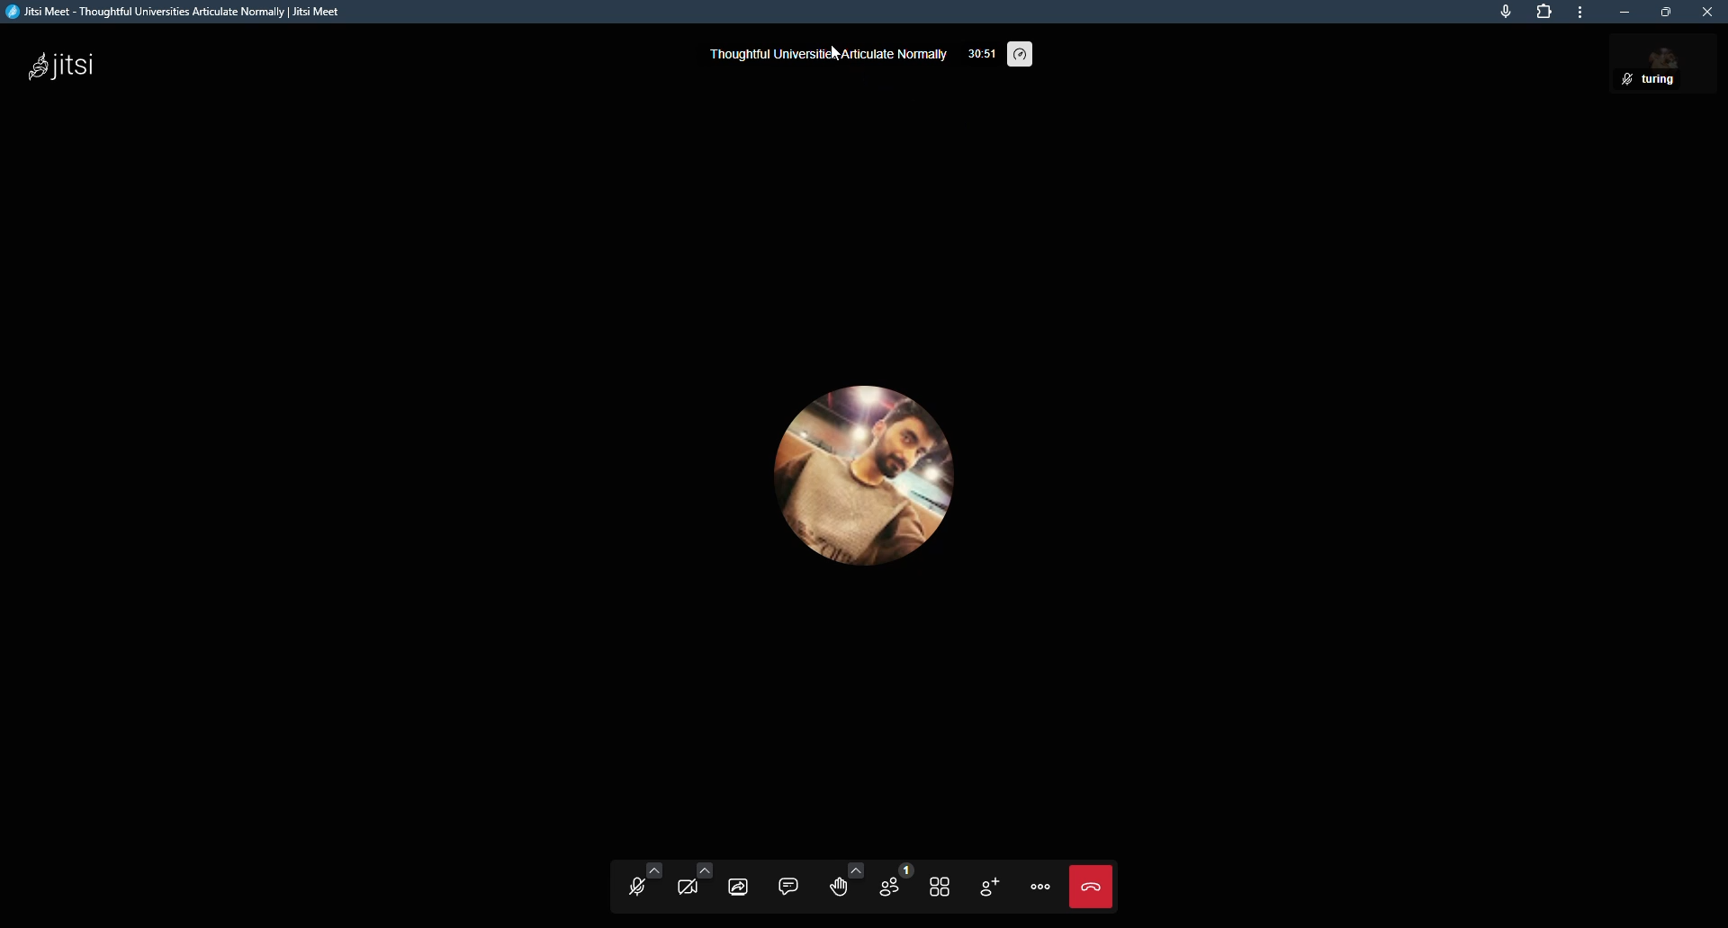  I want to click on profile picture, so click(876, 476).